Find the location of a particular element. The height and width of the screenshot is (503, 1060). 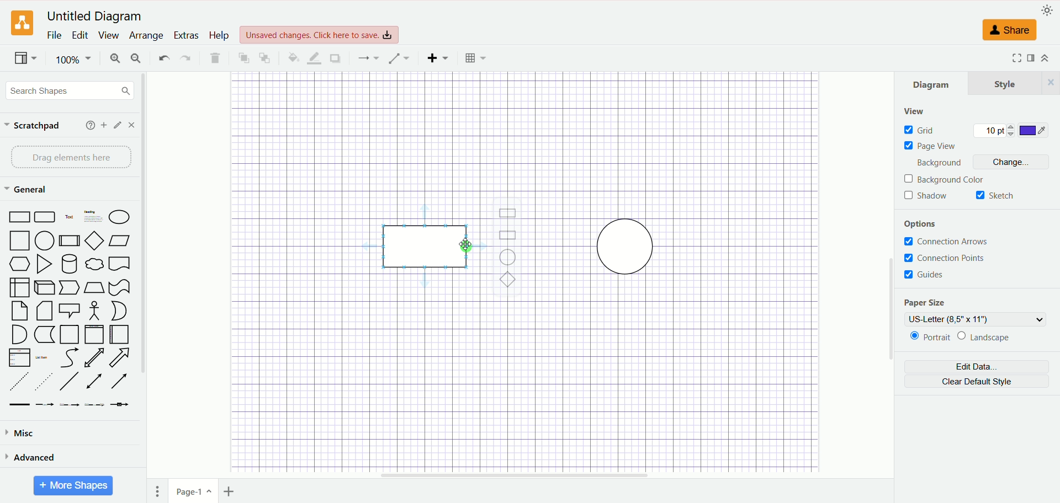

Arrow is located at coordinates (123, 358).